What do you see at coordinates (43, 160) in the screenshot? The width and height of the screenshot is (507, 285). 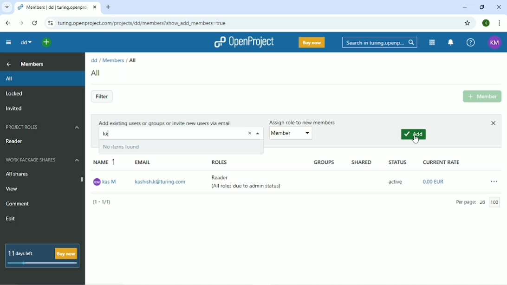 I see `Work package shares` at bounding box center [43, 160].